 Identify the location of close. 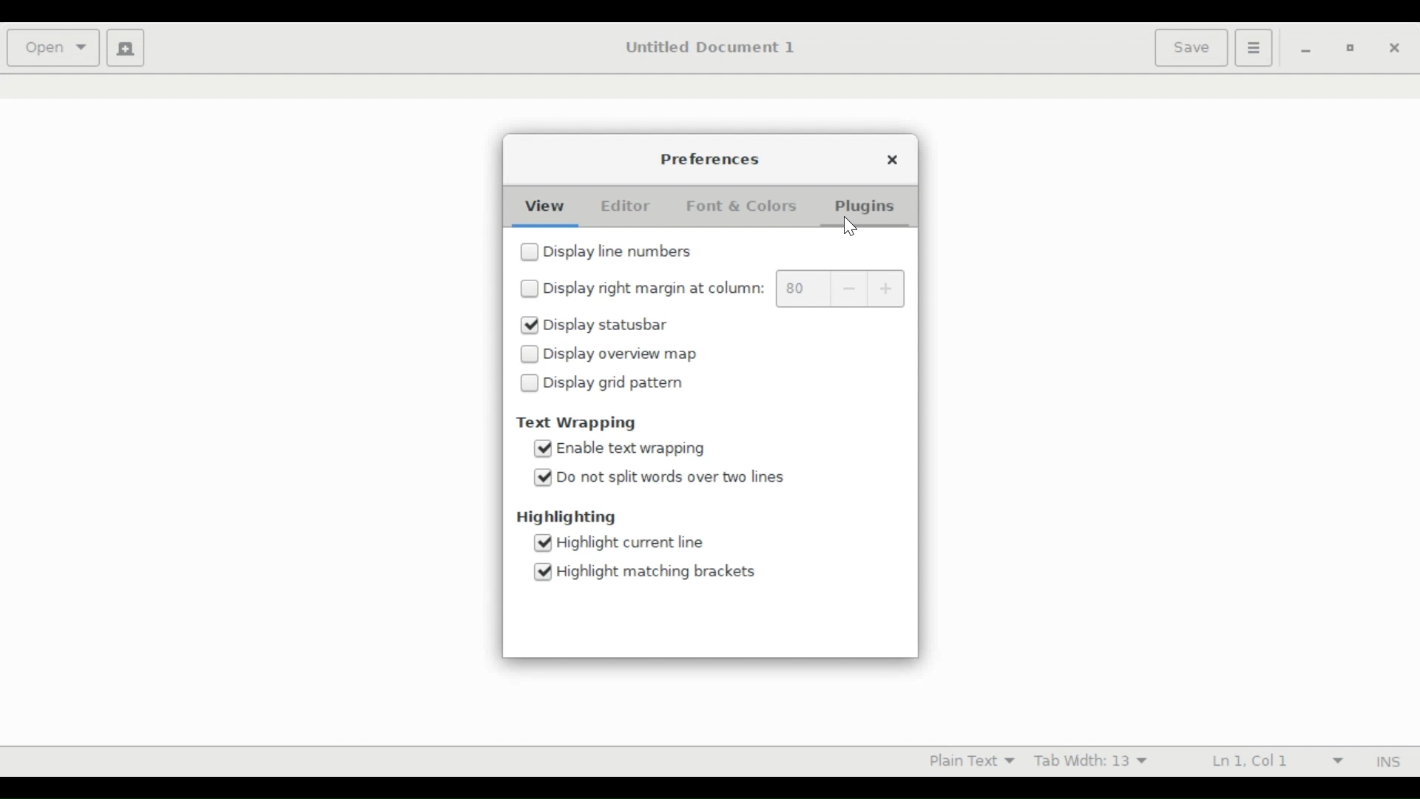
(1394, 48).